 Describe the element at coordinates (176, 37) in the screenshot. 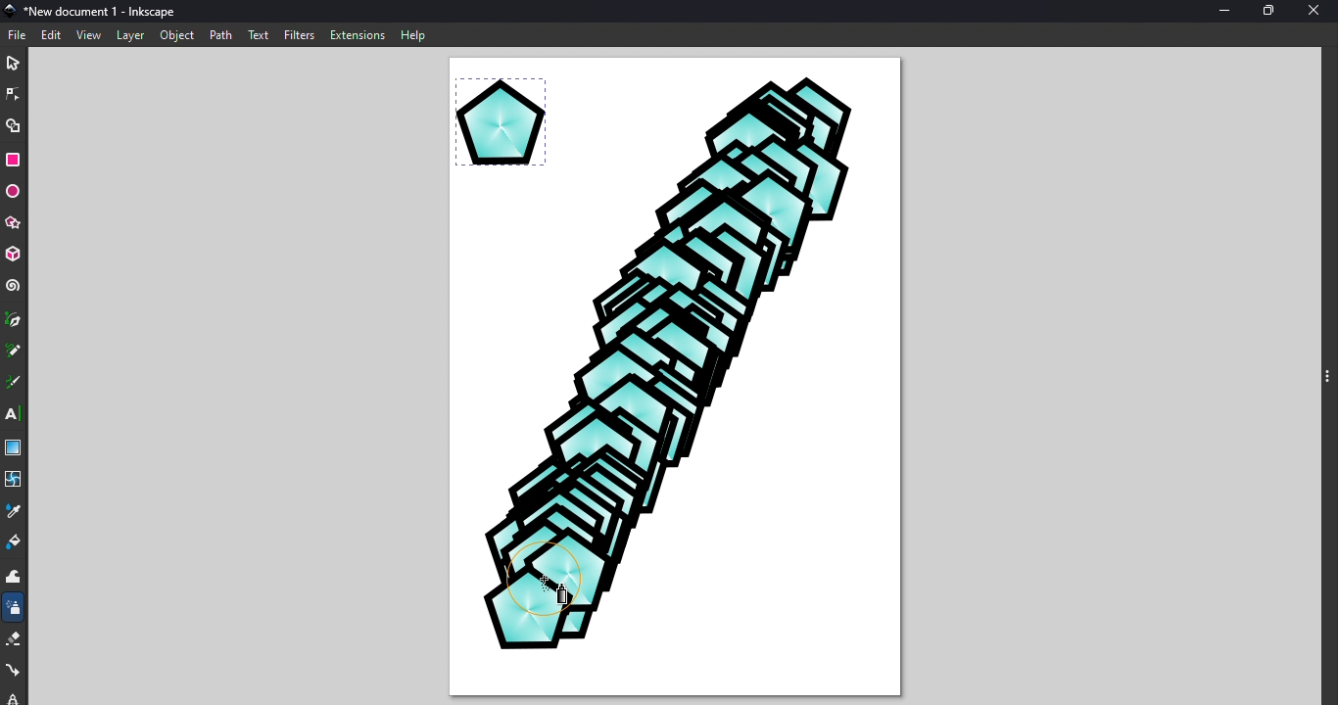

I see `Object` at that location.